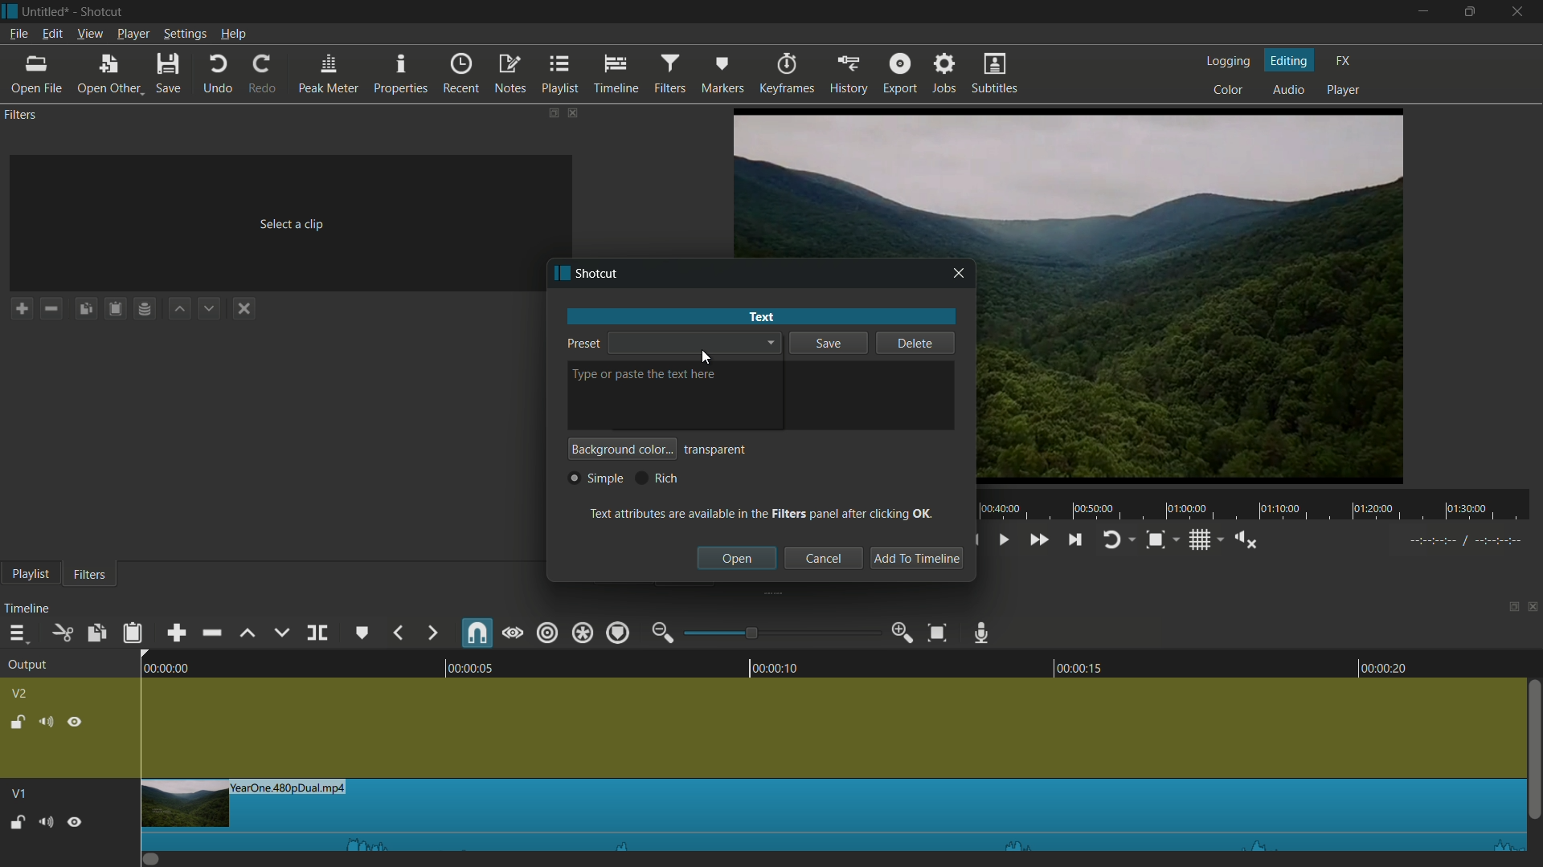  Describe the element at coordinates (157, 666) in the screenshot. I see `00:00:00` at that location.